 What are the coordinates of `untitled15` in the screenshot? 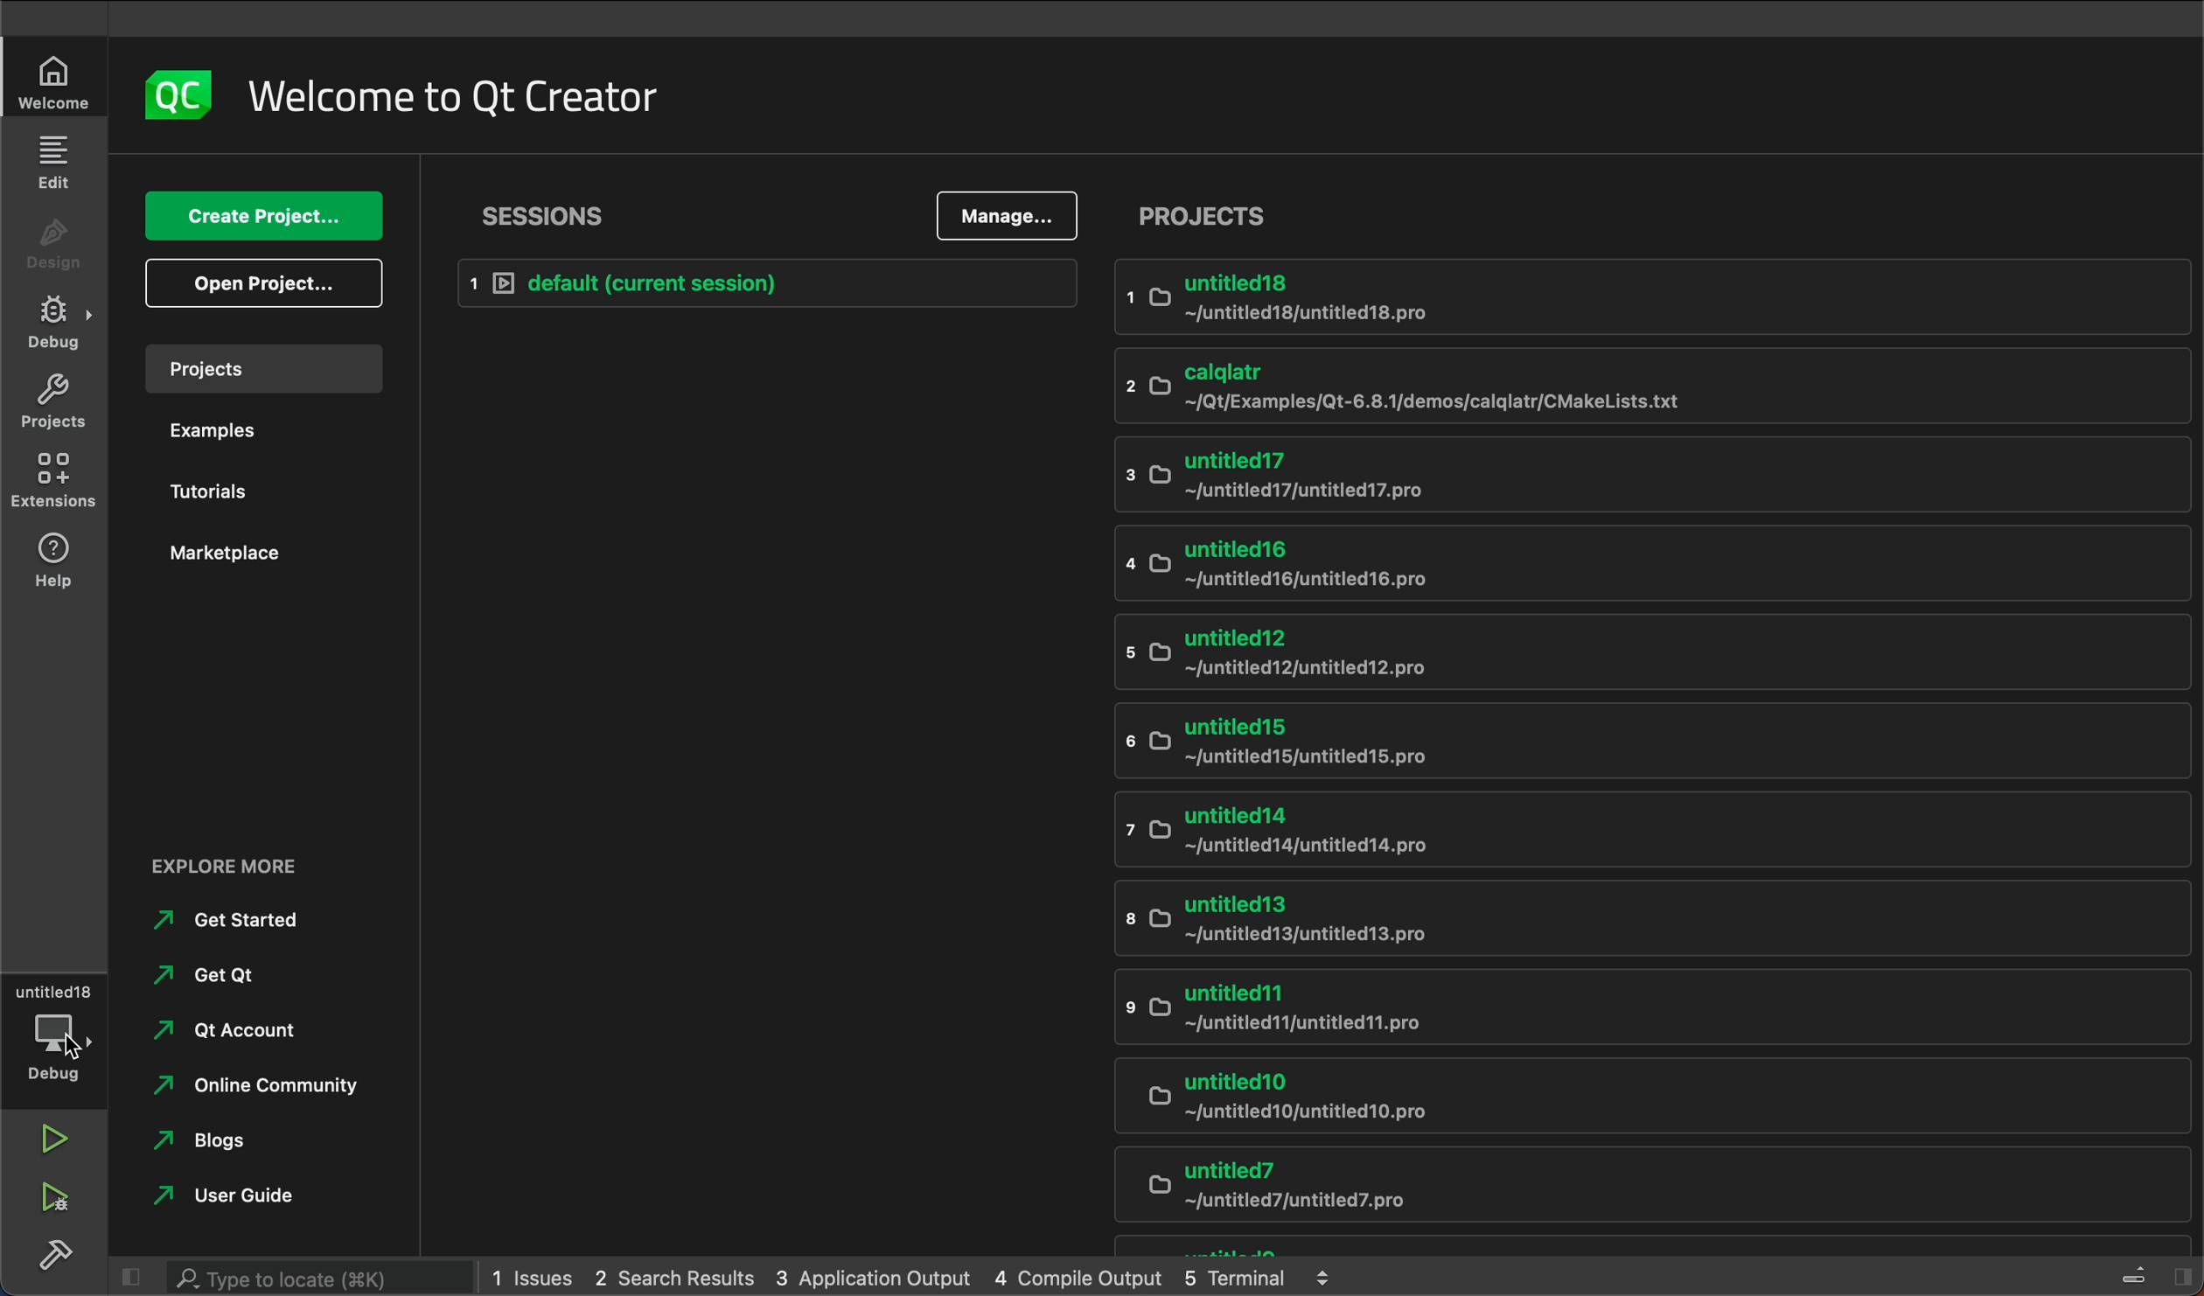 It's located at (1554, 743).